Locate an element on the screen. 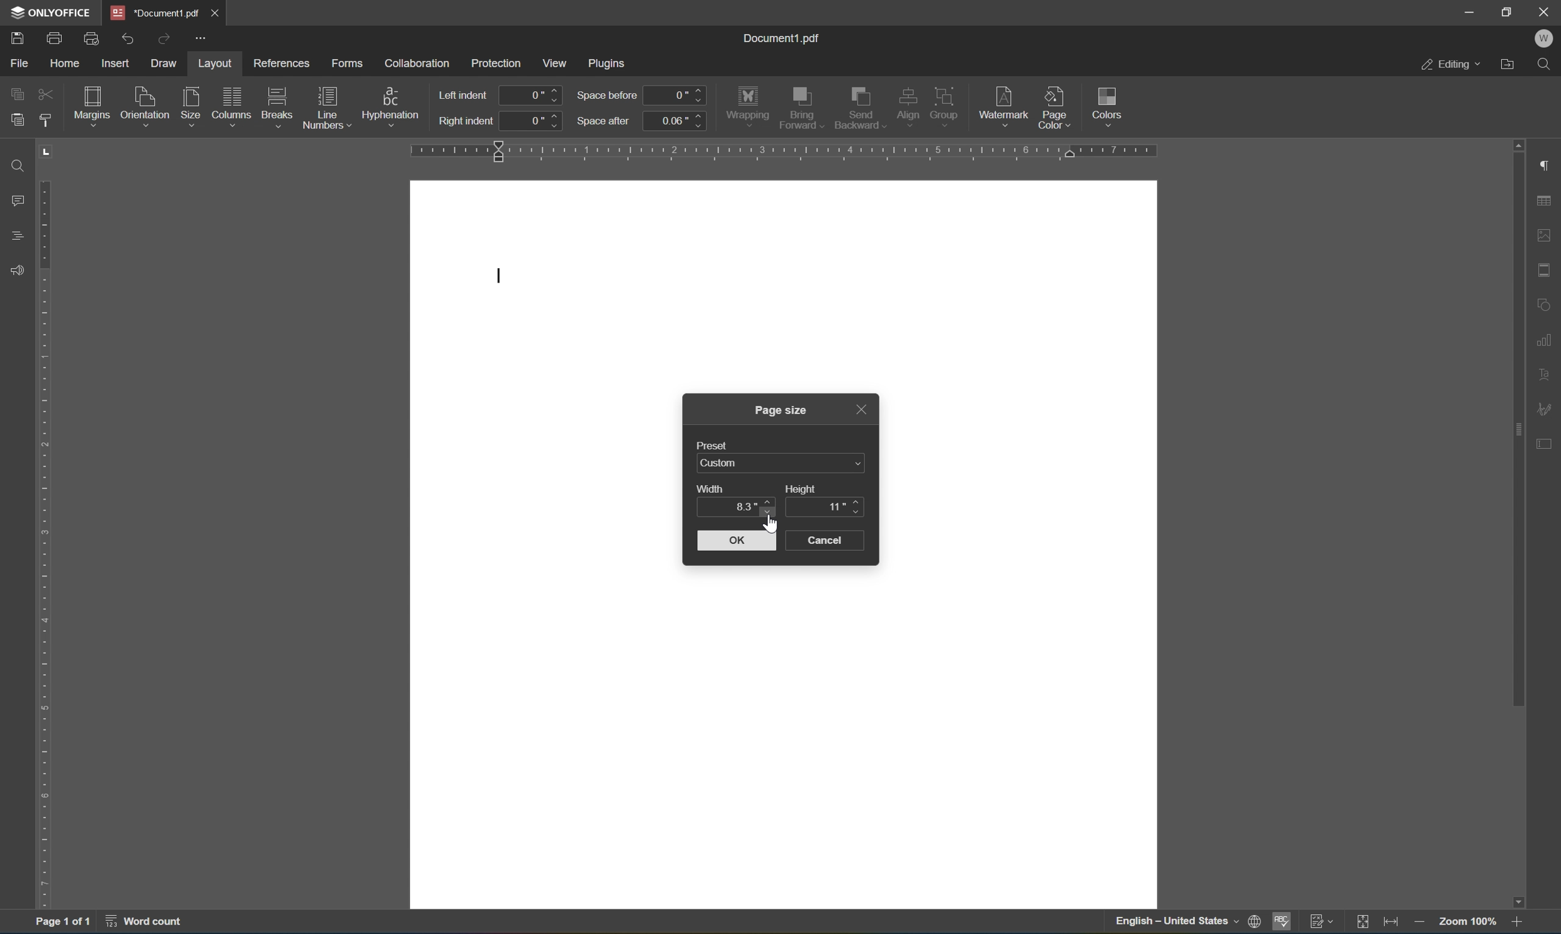  document1.pdf is located at coordinates (784, 38).